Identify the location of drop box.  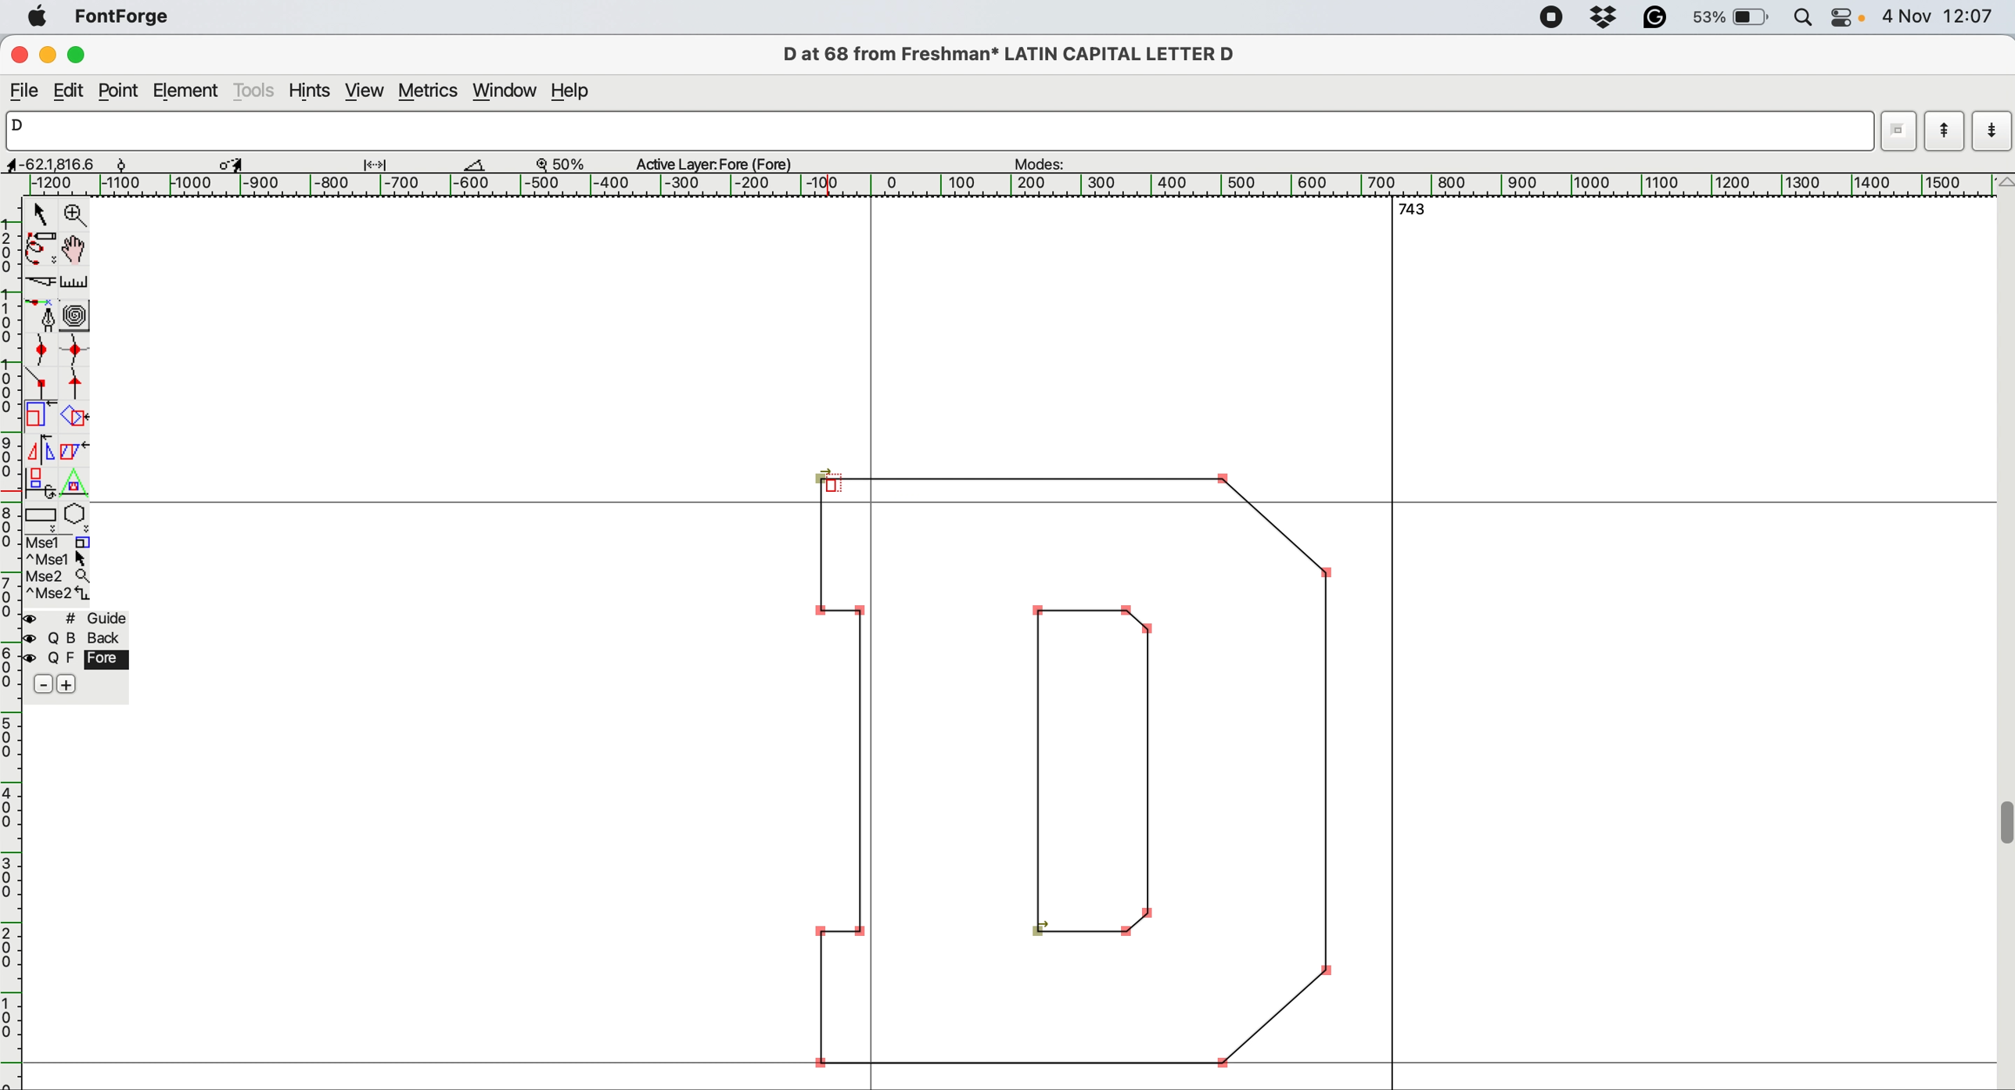
(1609, 20).